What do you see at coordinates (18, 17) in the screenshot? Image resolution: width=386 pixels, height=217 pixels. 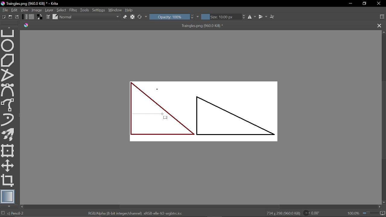 I see `Save` at bounding box center [18, 17].